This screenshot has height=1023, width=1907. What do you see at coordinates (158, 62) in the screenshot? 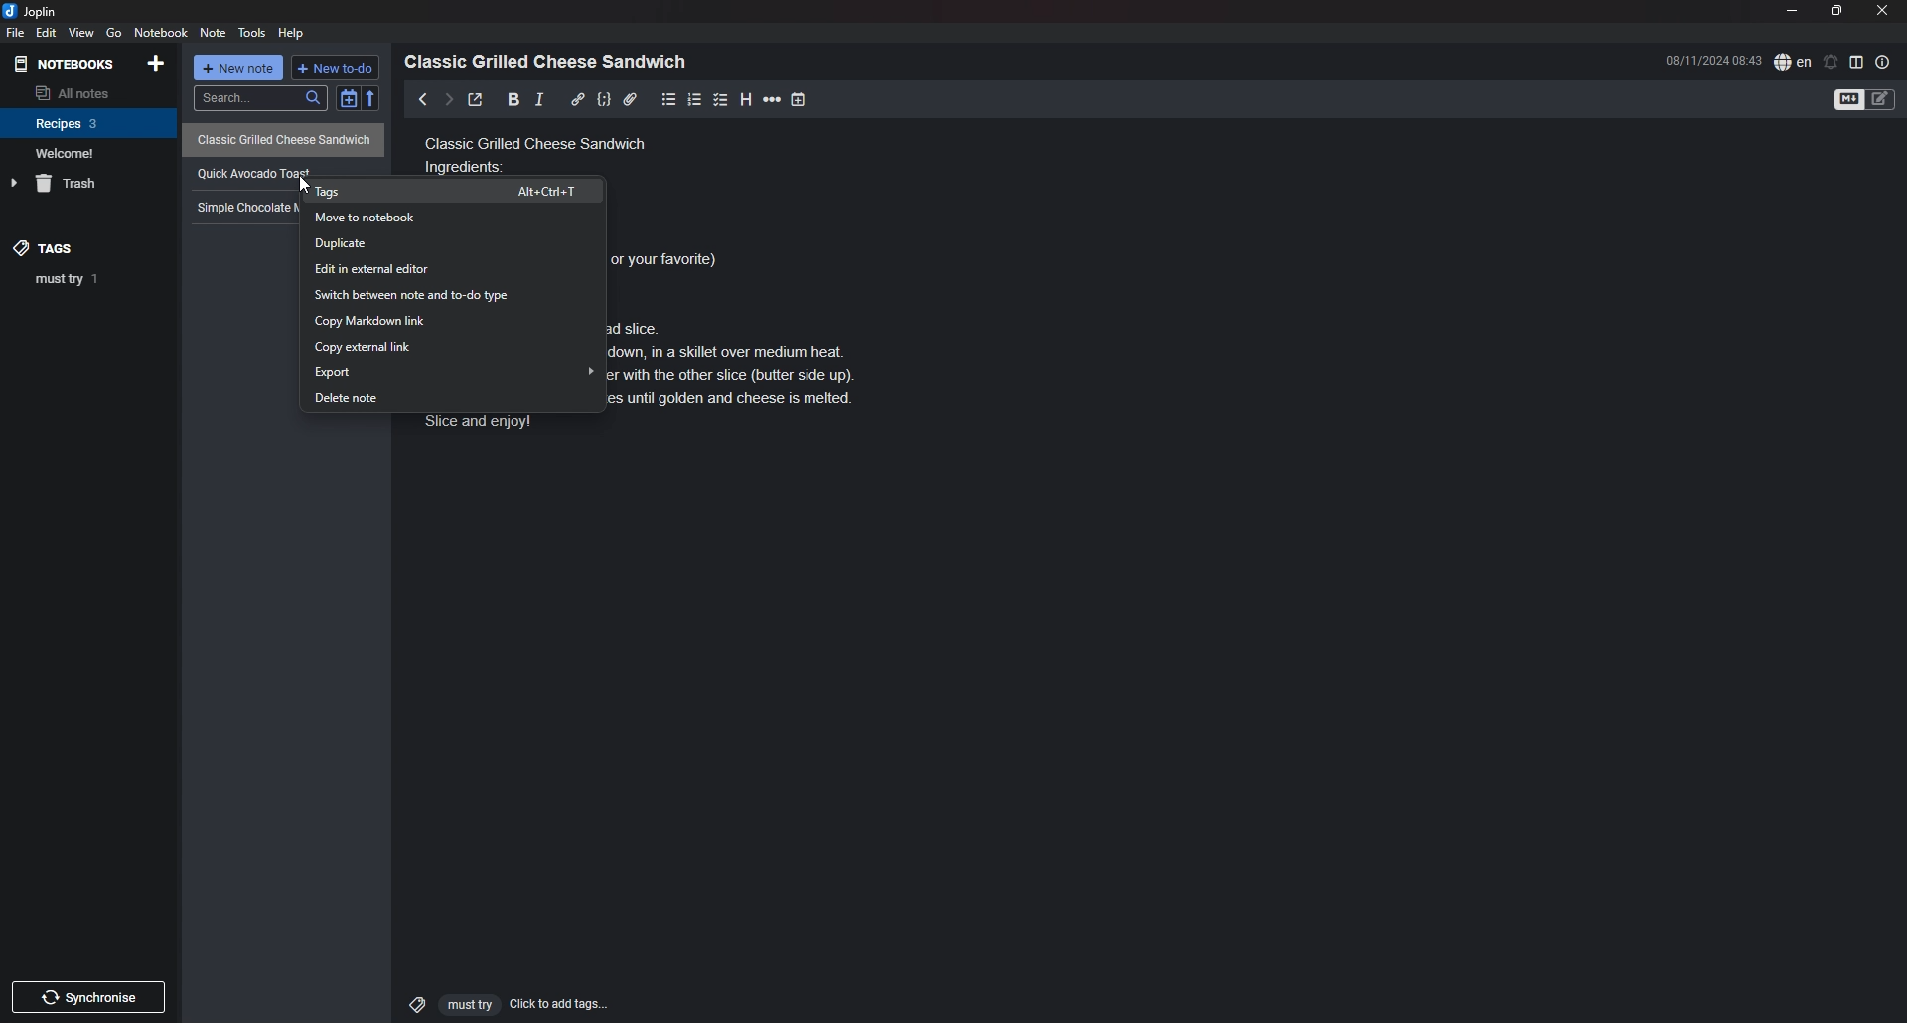
I see `add notebook` at bounding box center [158, 62].